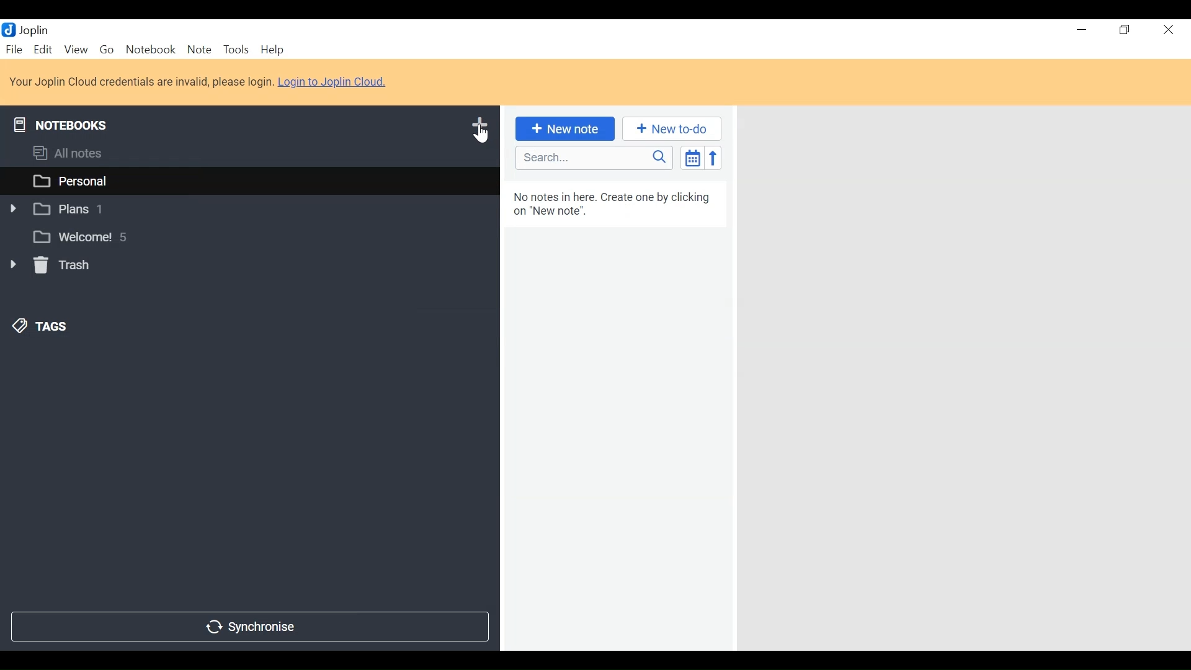 This screenshot has height=670, width=1191. What do you see at coordinates (244, 207) in the screenshot?
I see `plans 1 ` at bounding box center [244, 207].